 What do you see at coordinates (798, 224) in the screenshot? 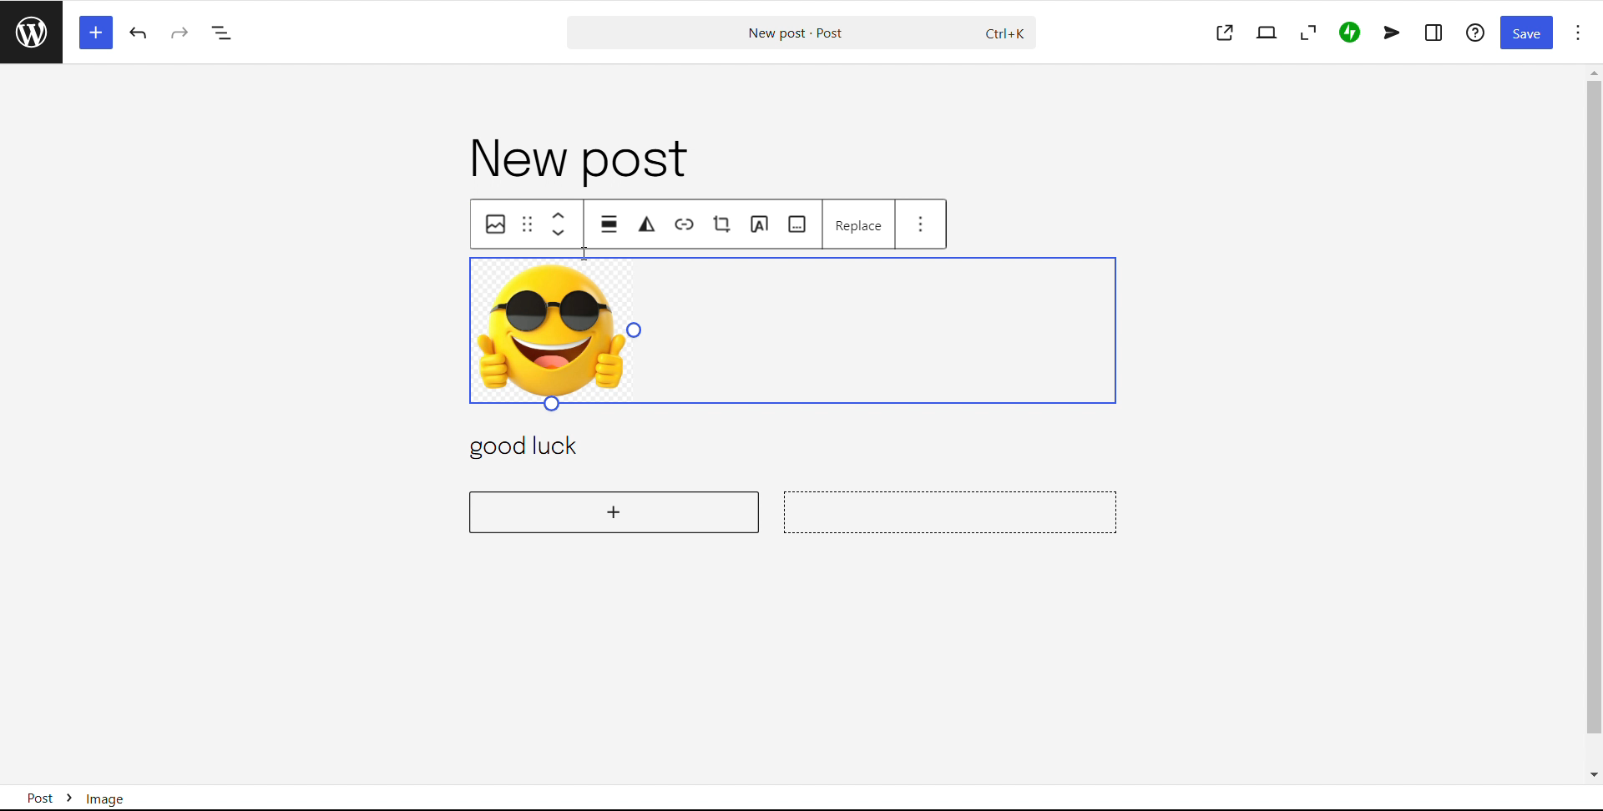
I see `add caption` at bounding box center [798, 224].